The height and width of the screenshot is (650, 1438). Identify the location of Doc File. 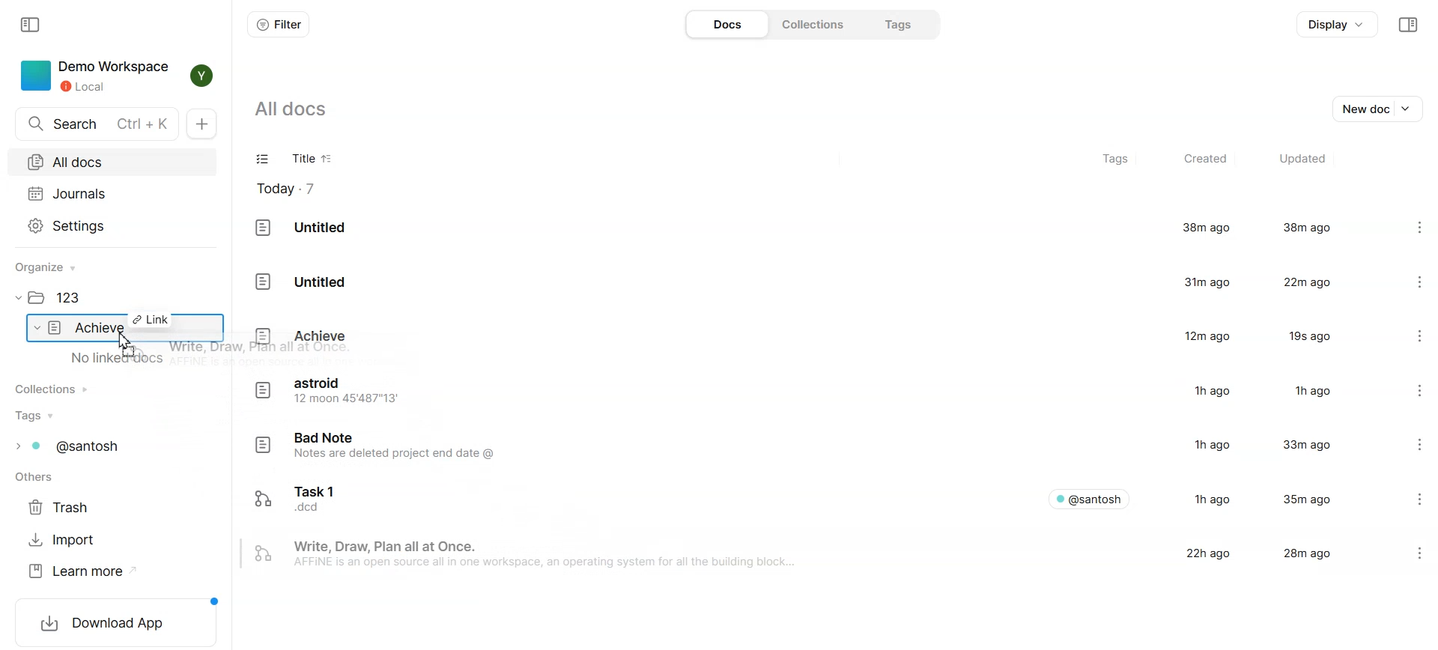
(805, 228).